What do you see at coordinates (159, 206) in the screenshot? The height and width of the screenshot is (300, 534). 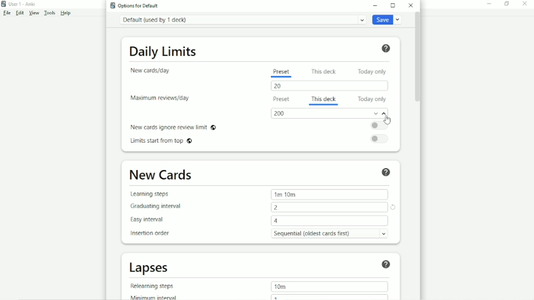 I see `Graduating interval` at bounding box center [159, 206].